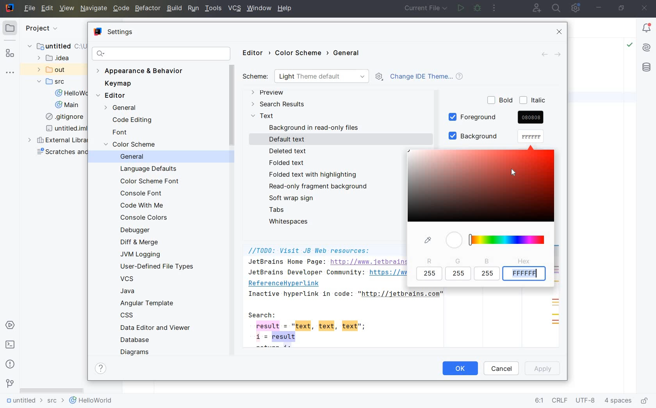 The width and height of the screenshot is (656, 408). Describe the element at coordinates (27, 28) in the screenshot. I see `project` at that location.